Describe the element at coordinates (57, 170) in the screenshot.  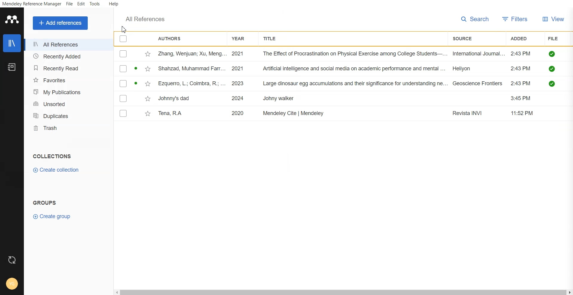
I see `Create Collection` at that location.